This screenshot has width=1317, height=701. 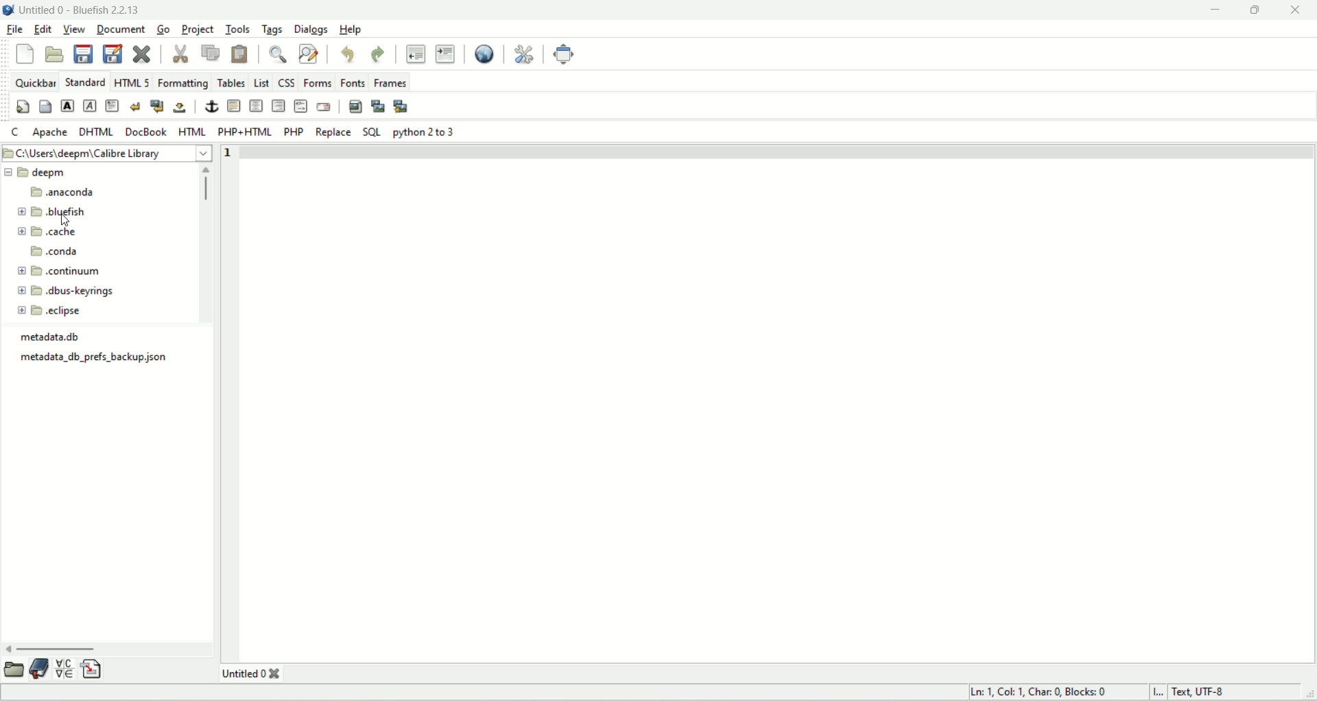 I want to click on title, so click(x=260, y=673).